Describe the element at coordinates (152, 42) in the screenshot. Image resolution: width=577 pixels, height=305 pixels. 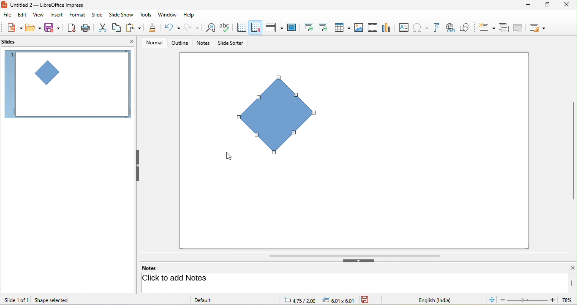
I see `normal` at that location.